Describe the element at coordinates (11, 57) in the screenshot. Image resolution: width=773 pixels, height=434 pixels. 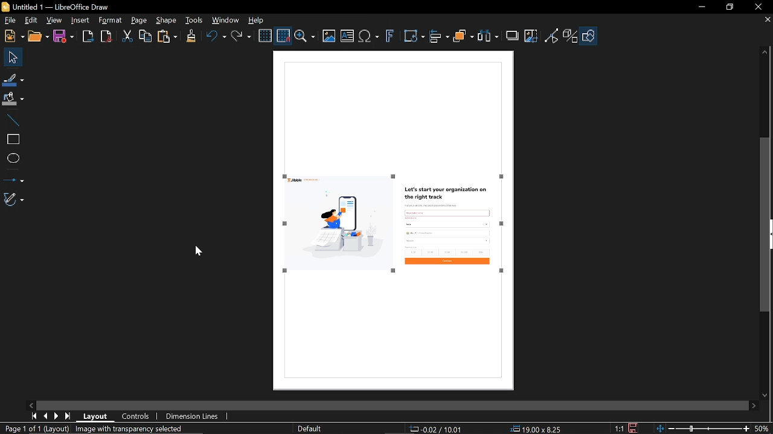
I see `Select` at that location.